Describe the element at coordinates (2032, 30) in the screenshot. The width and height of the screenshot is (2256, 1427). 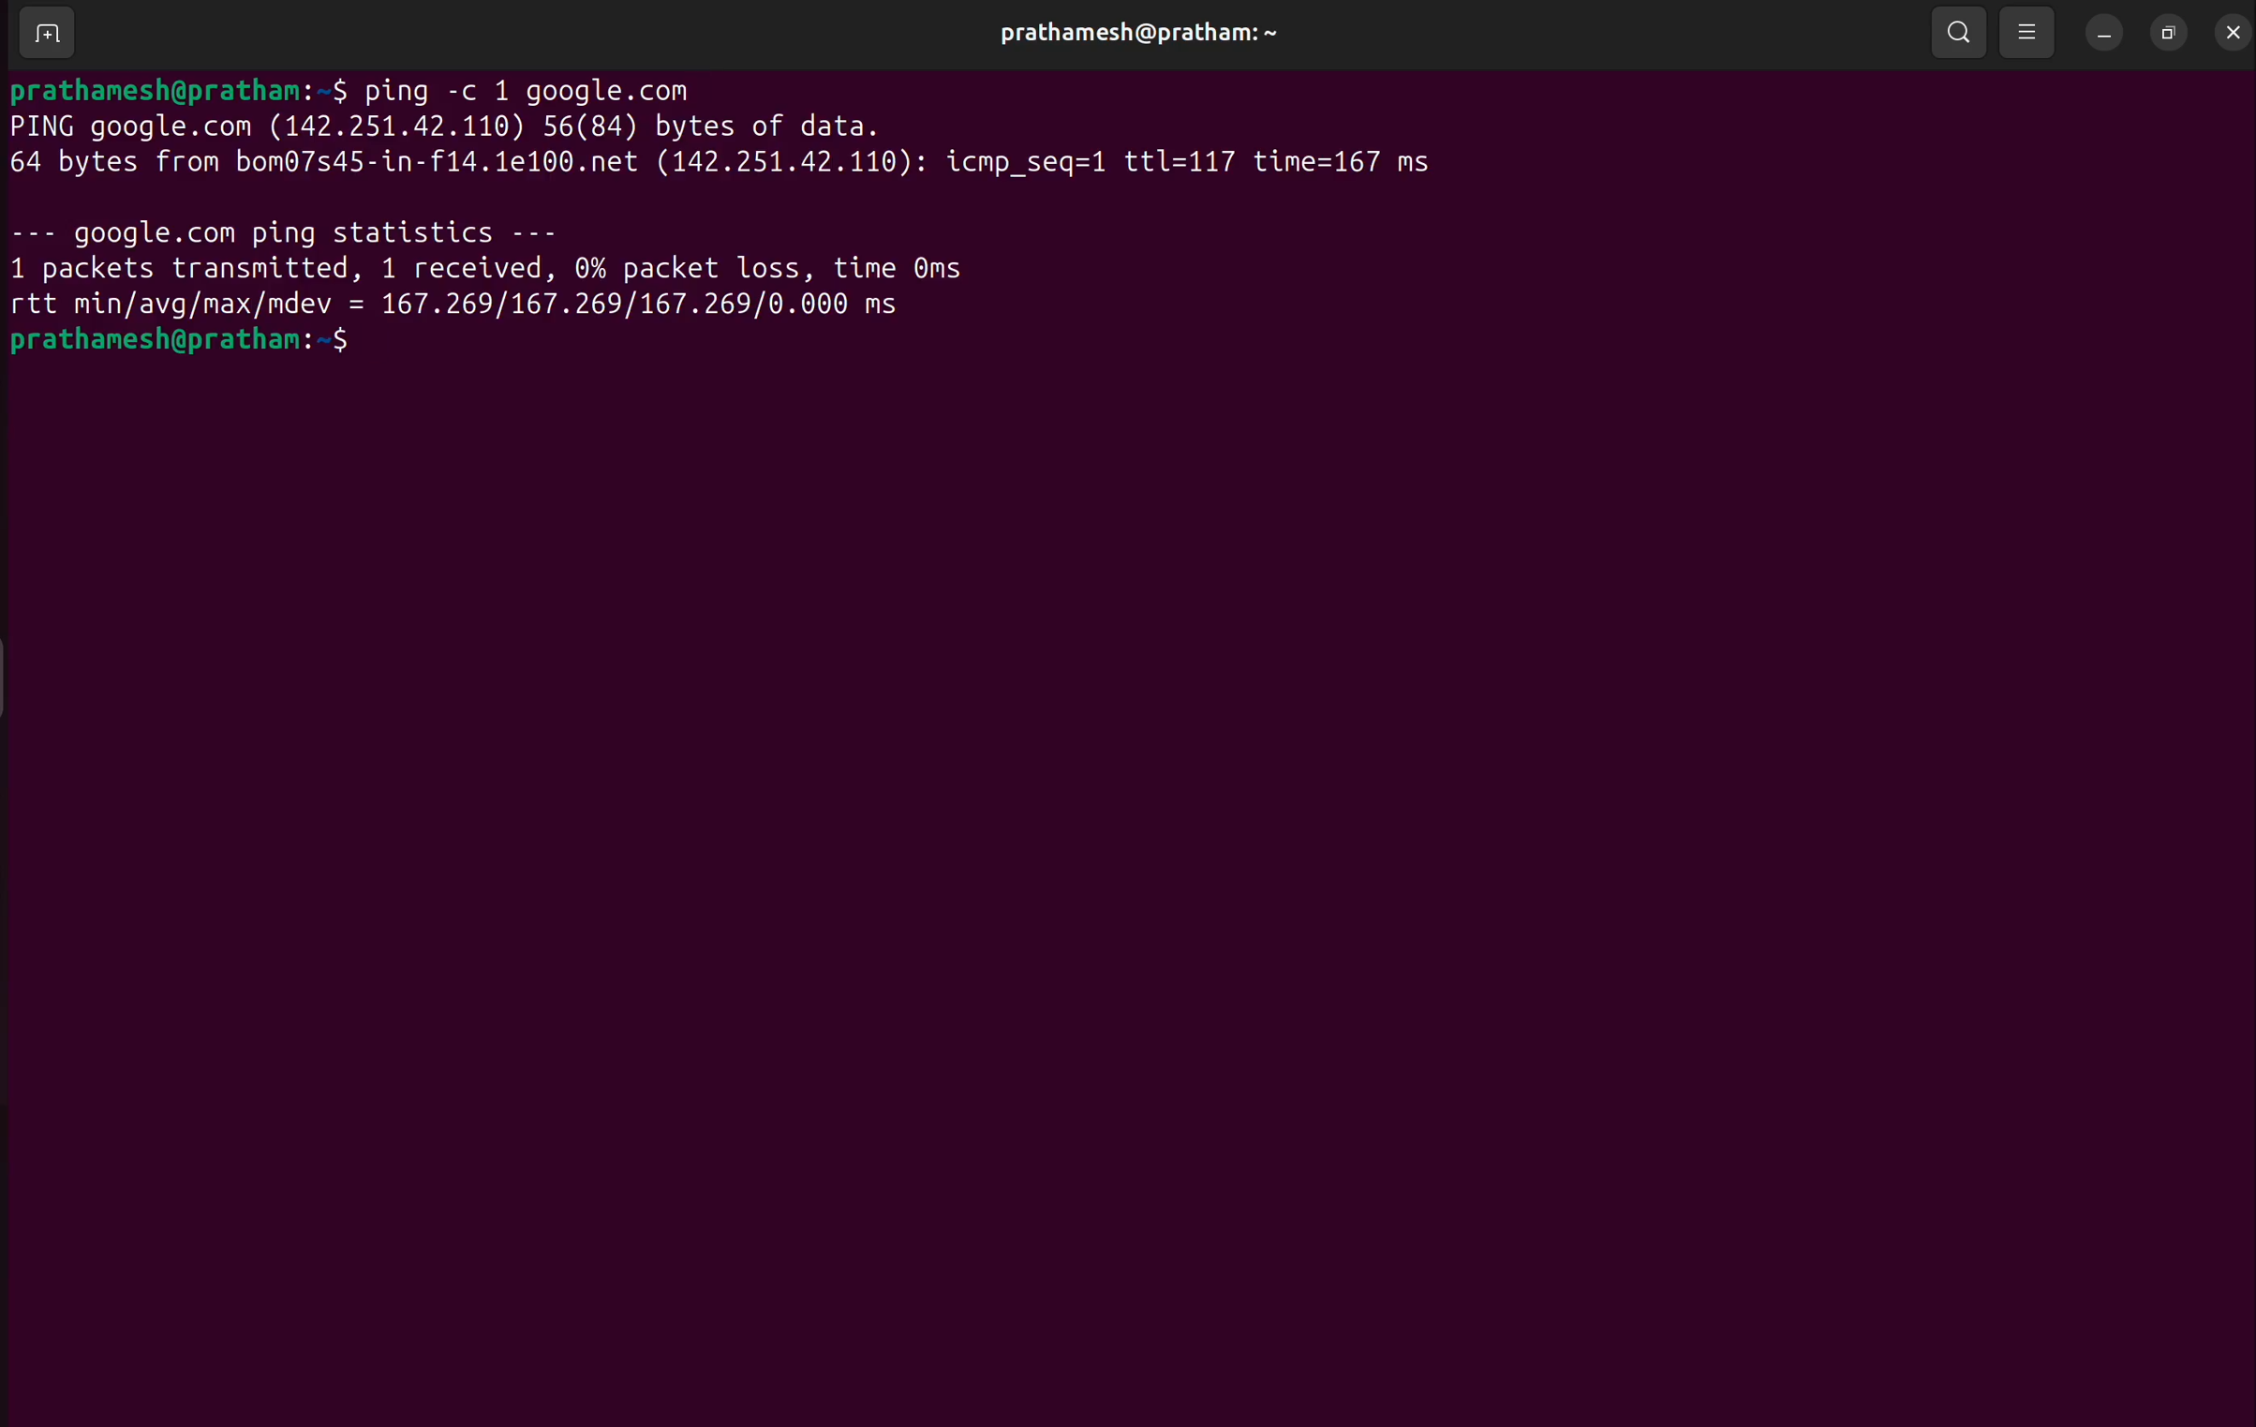
I see `view options` at that location.